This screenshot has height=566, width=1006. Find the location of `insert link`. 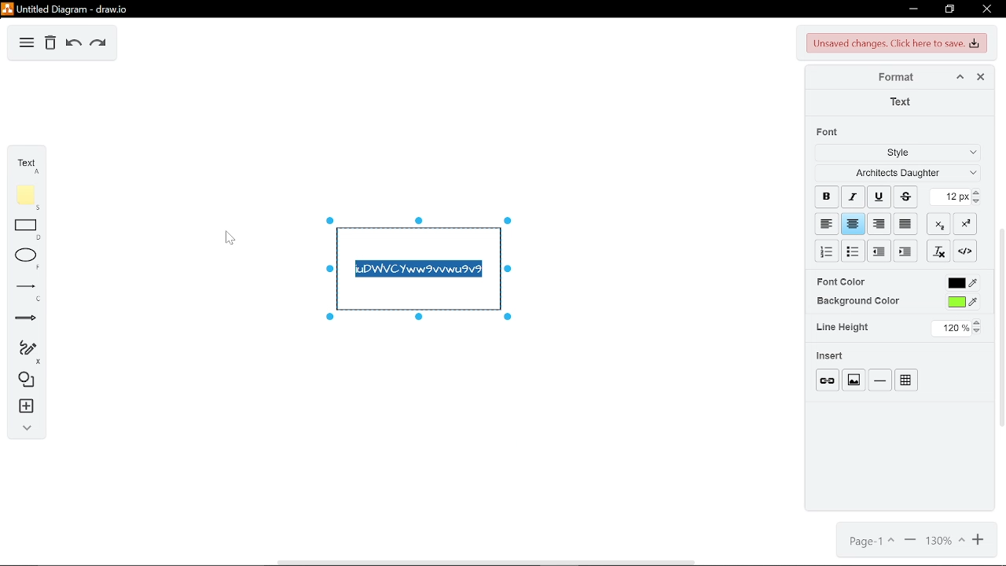

insert link is located at coordinates (828, 380).